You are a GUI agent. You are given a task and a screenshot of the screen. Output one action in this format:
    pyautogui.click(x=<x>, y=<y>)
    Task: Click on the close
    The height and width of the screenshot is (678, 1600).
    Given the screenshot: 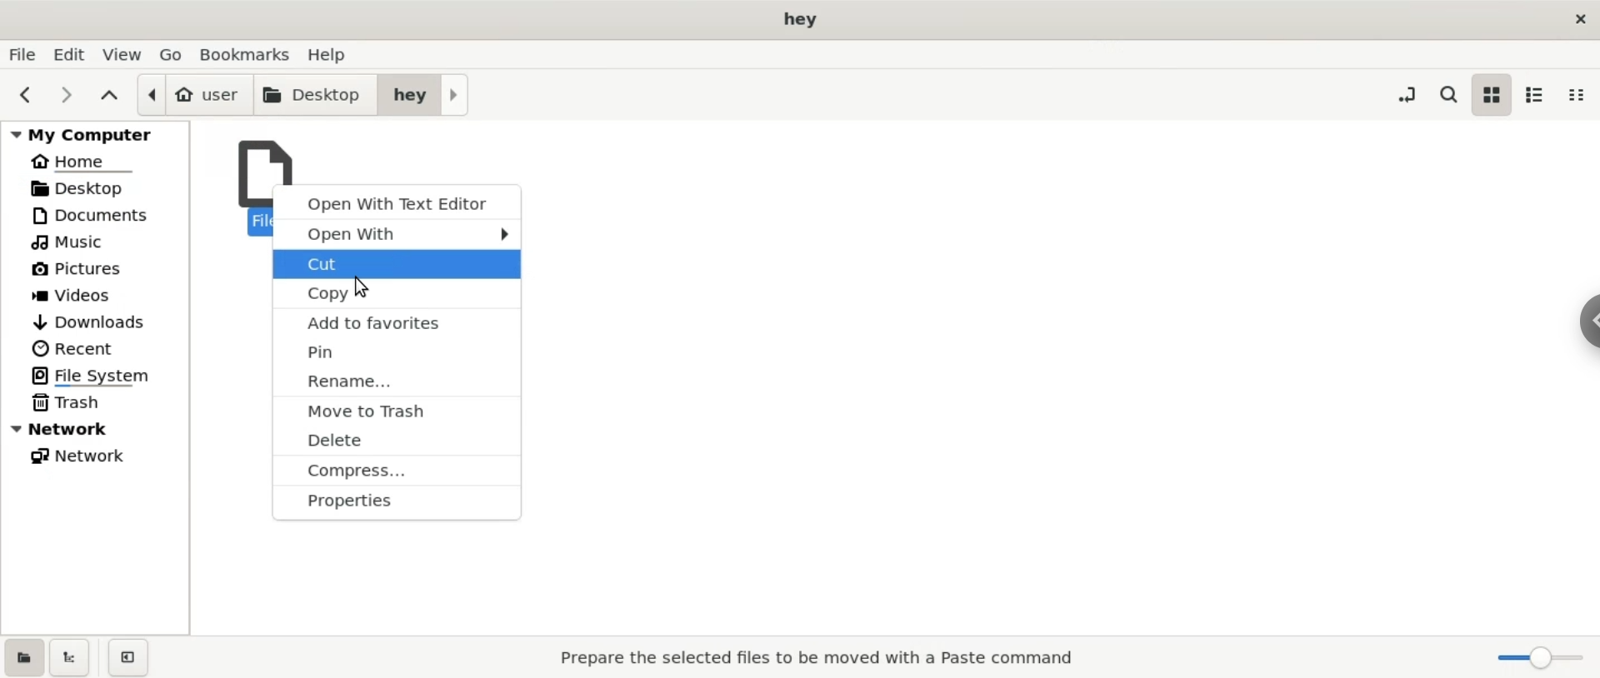 What is the action you would take?
    pyautogui.click(x=1580, y=17)
    